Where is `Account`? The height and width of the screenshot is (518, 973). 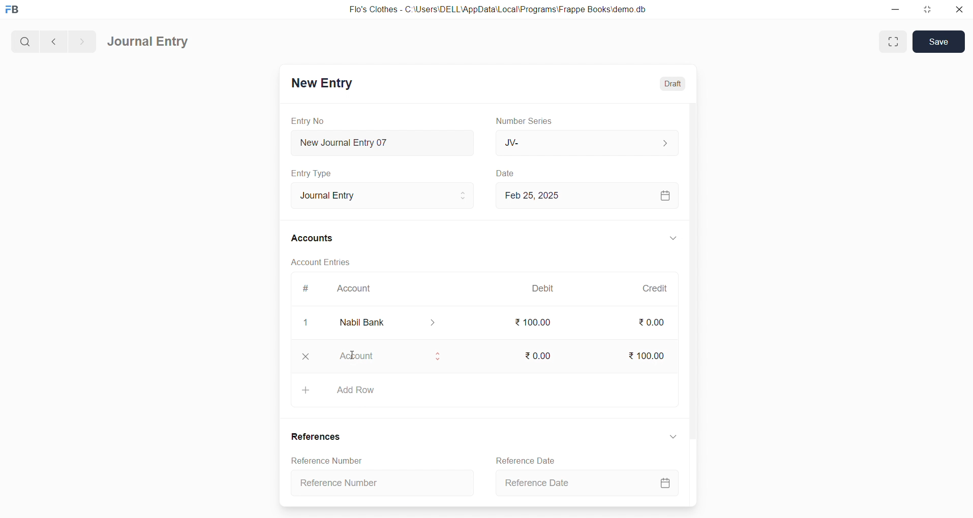
Account is located at coordinates (392, 354).